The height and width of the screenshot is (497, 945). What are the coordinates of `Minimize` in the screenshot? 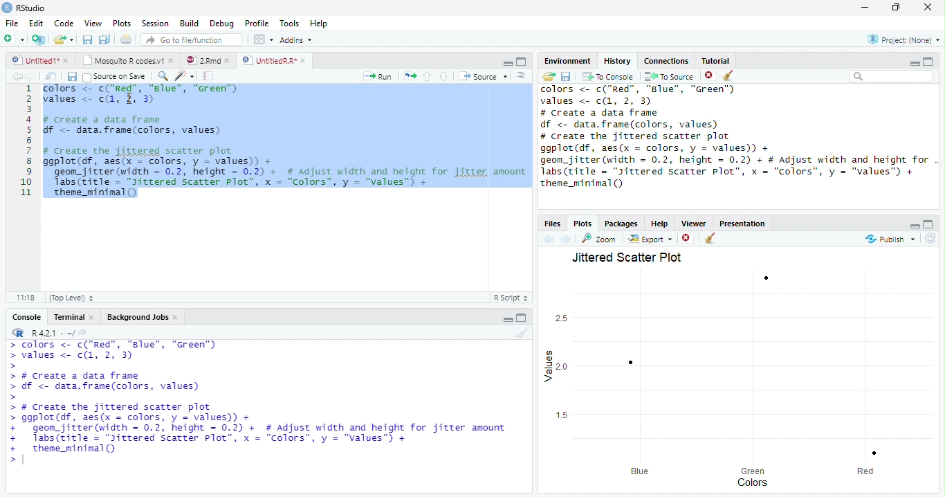 It's located at (507, 63).